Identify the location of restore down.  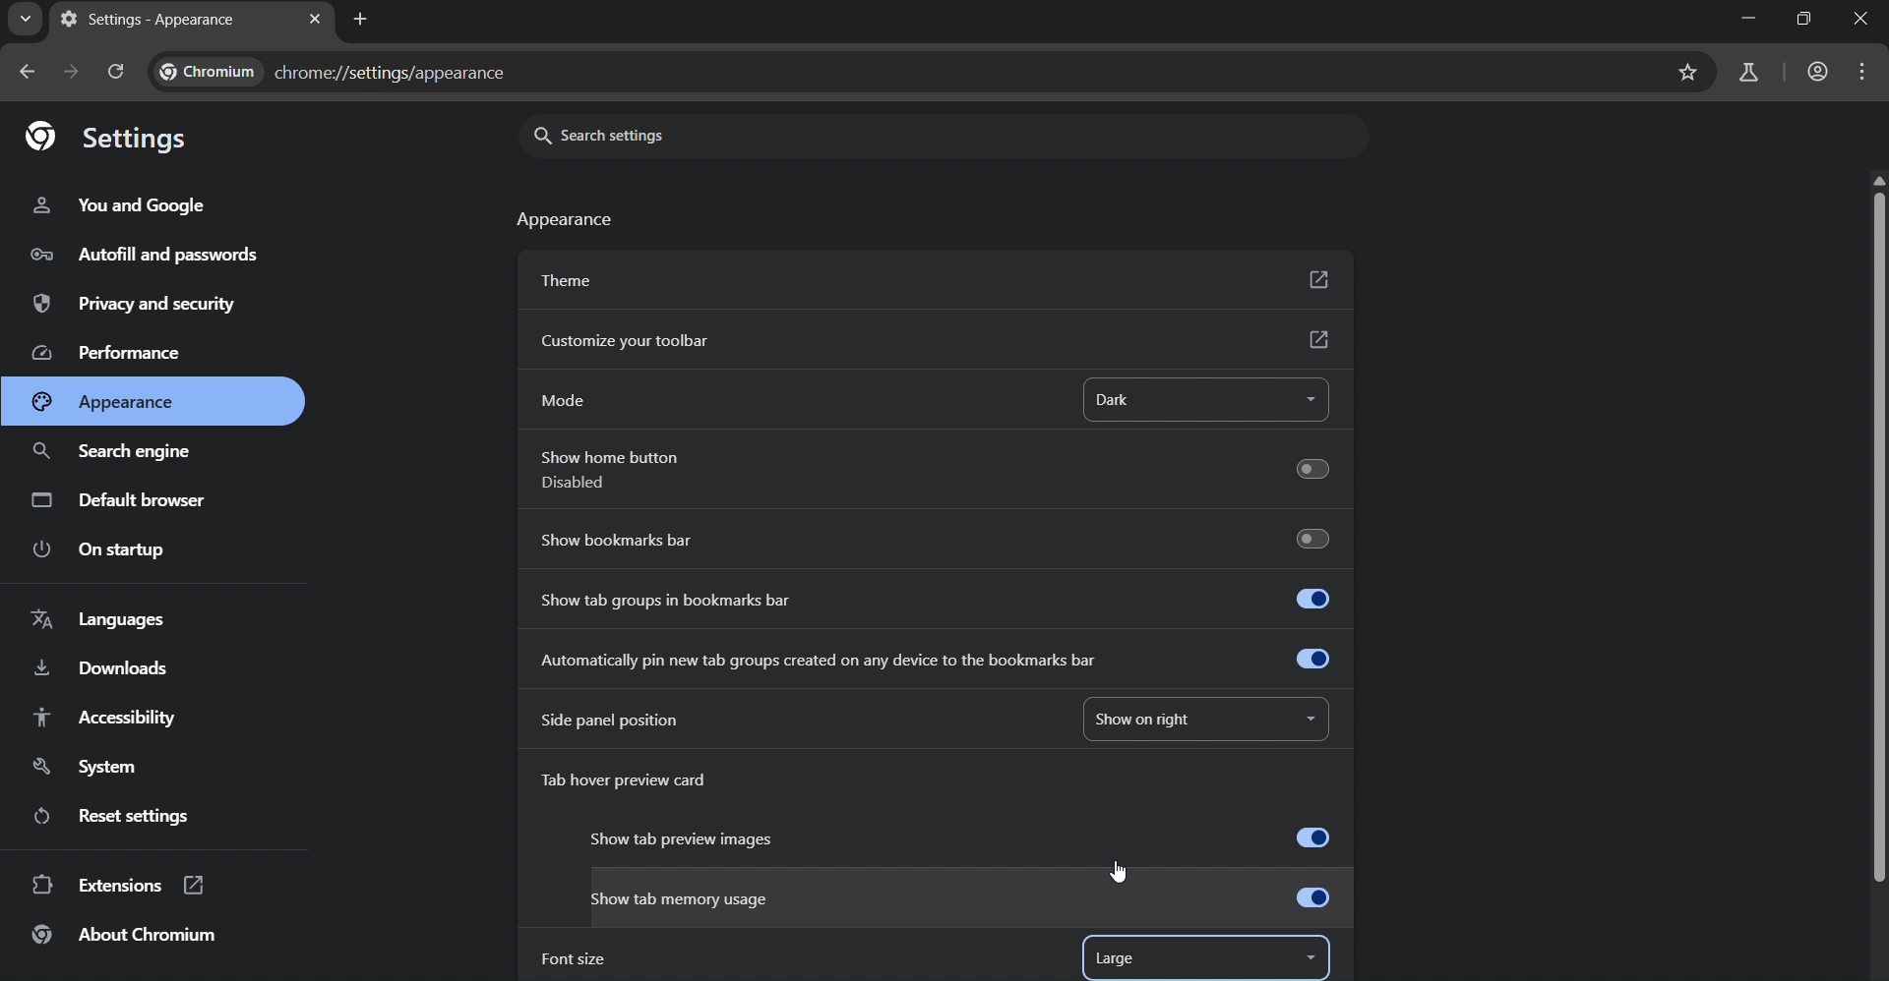
(1804, 18).